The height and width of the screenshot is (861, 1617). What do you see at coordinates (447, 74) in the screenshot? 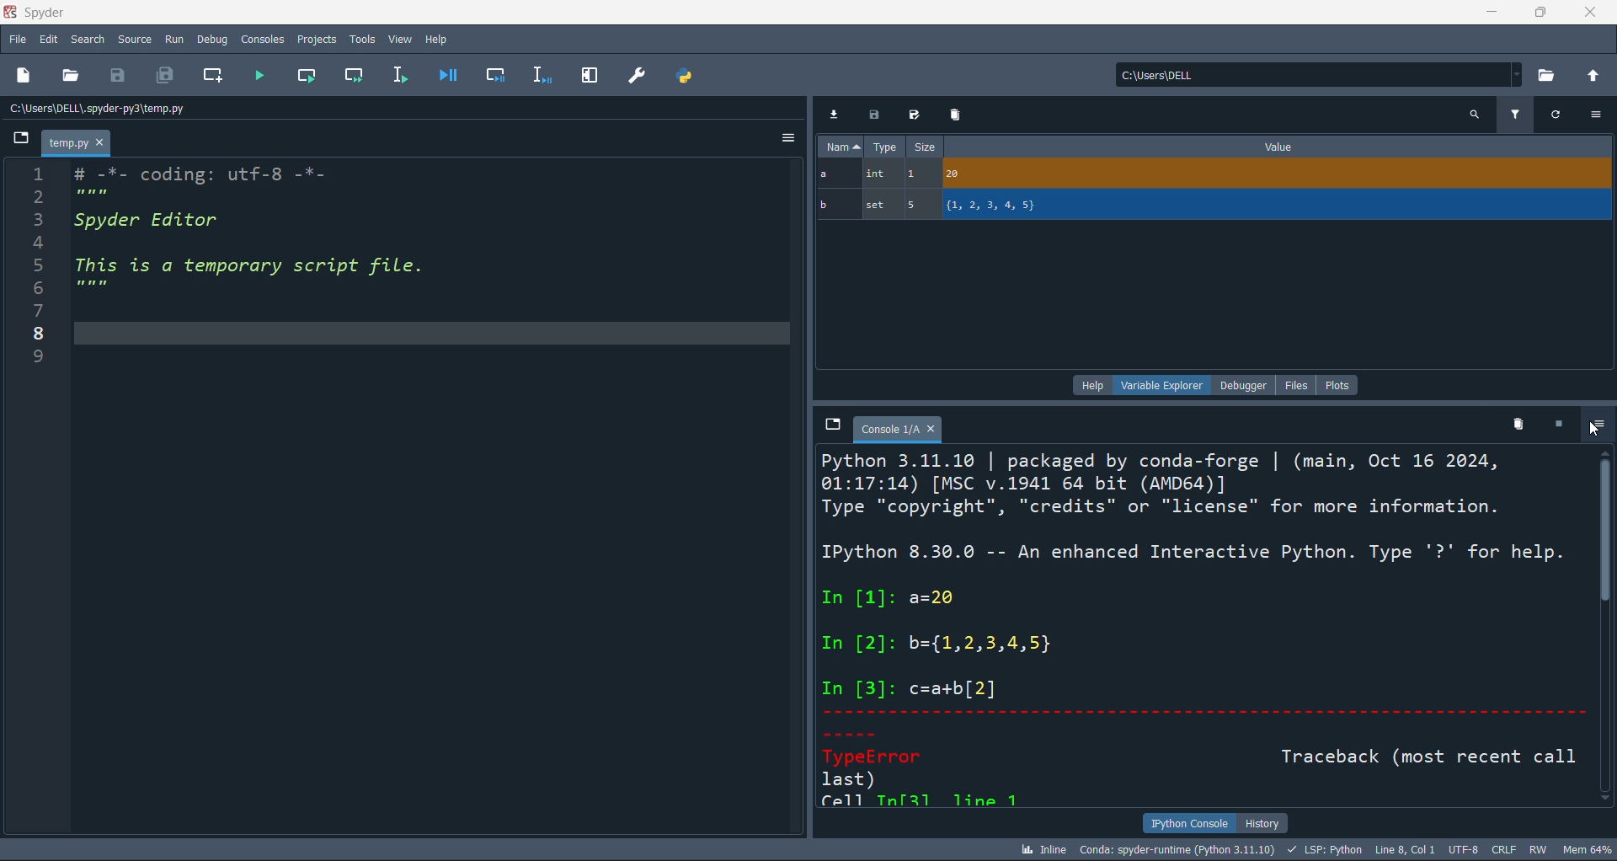
I see `debug file` at bounding box center [447, 74].